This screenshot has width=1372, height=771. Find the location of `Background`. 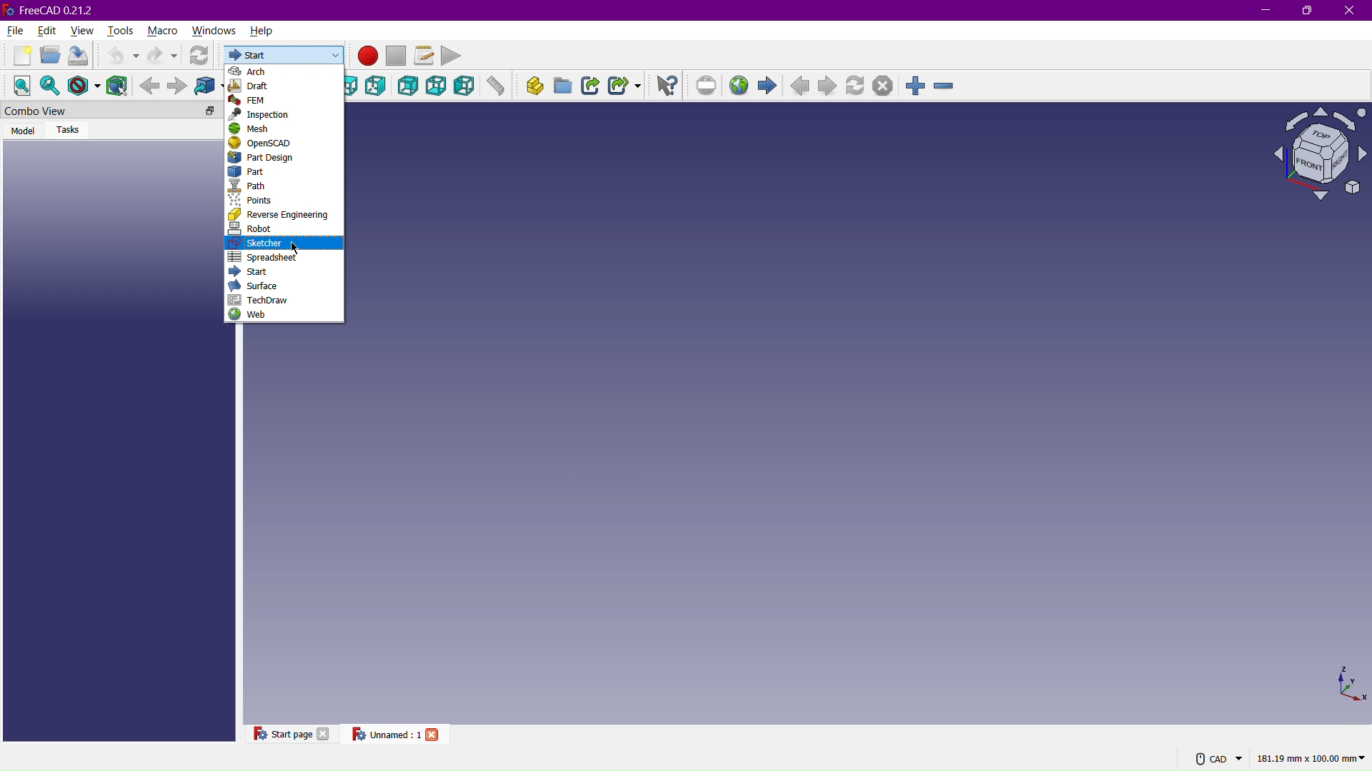

Background is located at coordinates (149, 84).